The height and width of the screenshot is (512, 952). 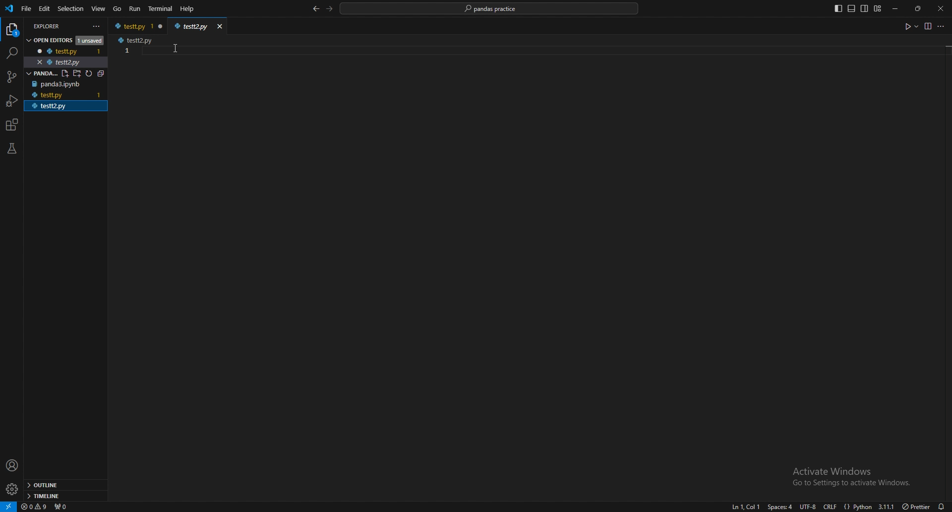 What do you see at coordinates (941, 8) in the screenshot?
I see `close` at bounding box center [941, 8].